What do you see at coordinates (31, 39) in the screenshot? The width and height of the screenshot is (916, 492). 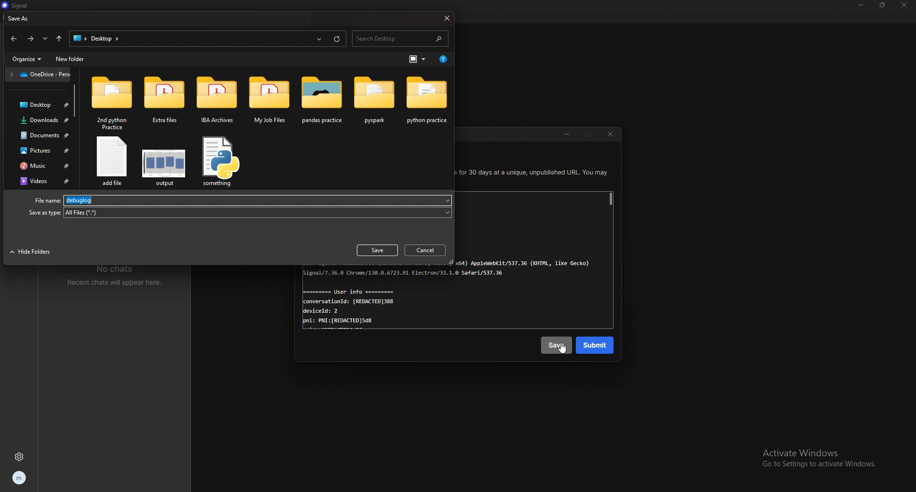 I see `forward` at bounding box center [31, 39].